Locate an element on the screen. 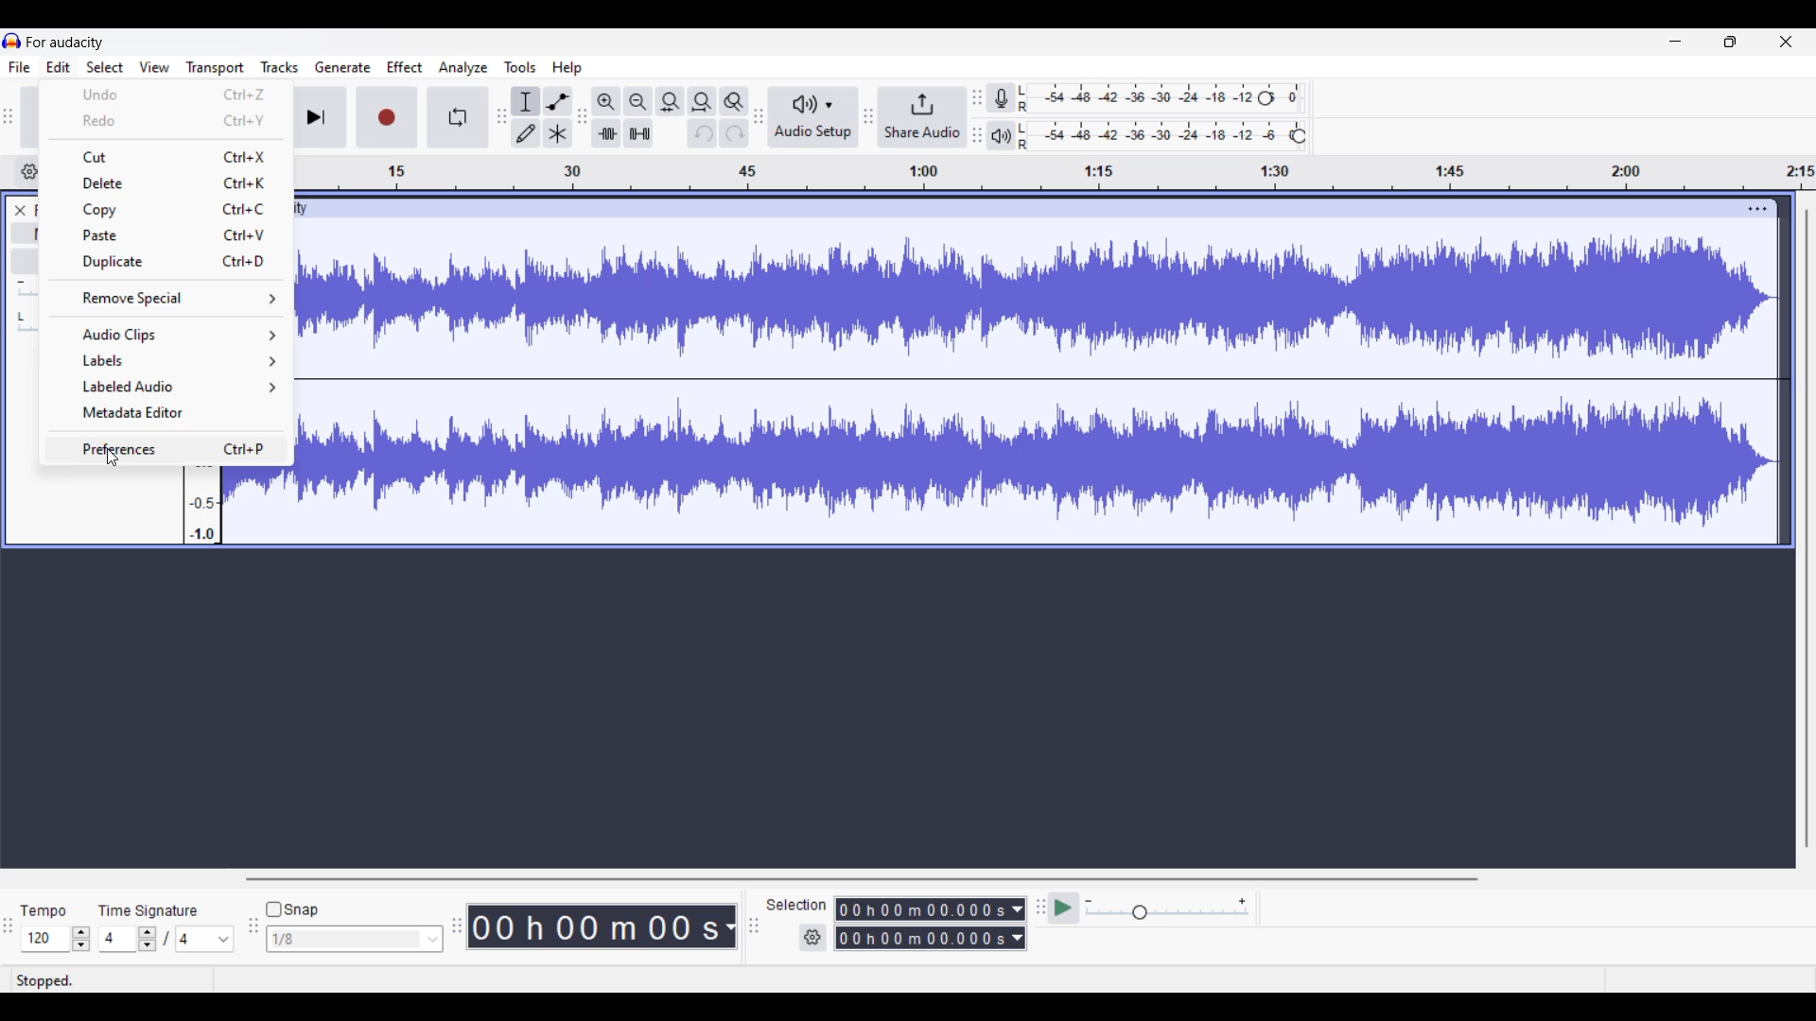 The image size is (1816, 1021). Remove special options is located at coordinates (167, 297).